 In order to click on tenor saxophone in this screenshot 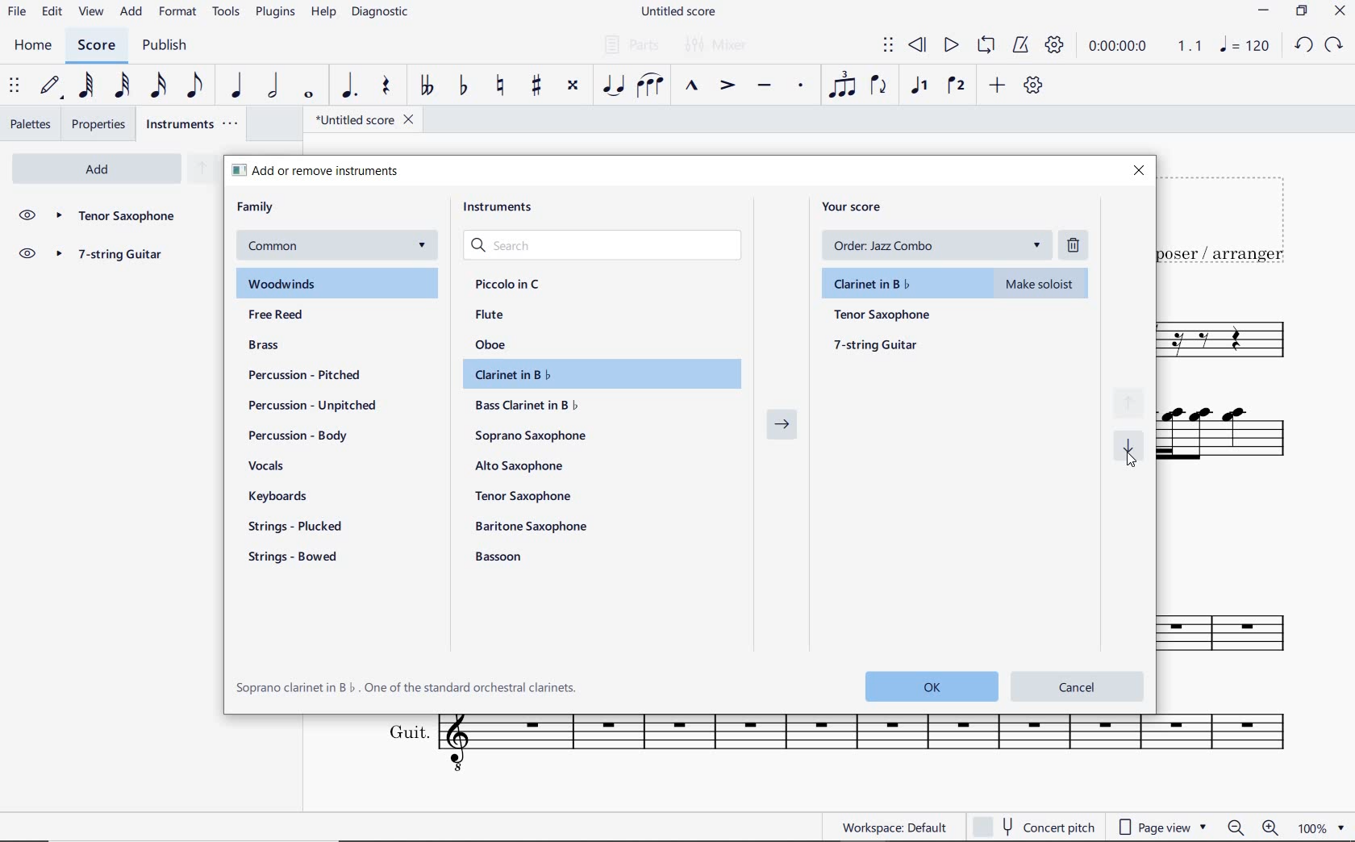, I will do `click(526, 495)`.